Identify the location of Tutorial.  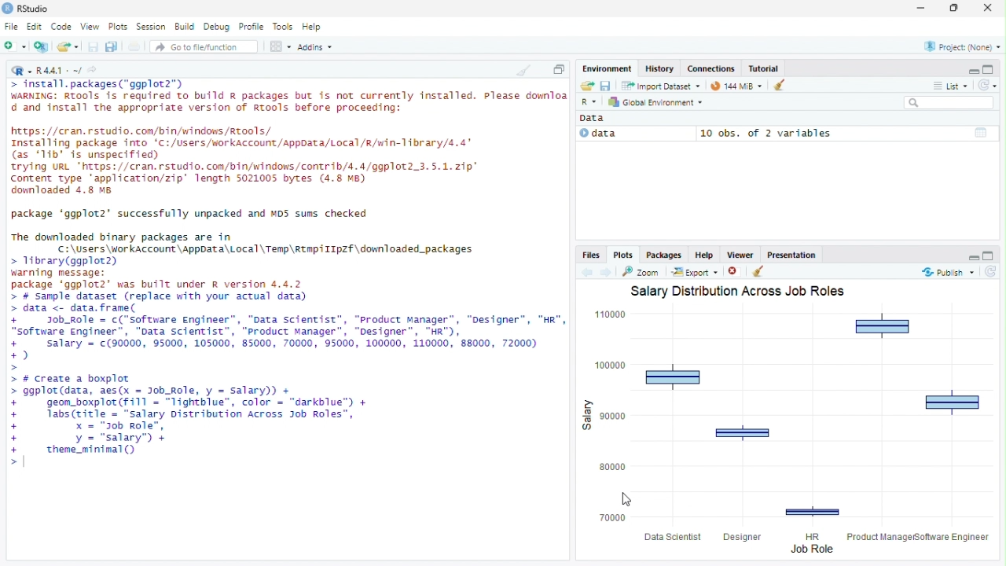
(763, 68).